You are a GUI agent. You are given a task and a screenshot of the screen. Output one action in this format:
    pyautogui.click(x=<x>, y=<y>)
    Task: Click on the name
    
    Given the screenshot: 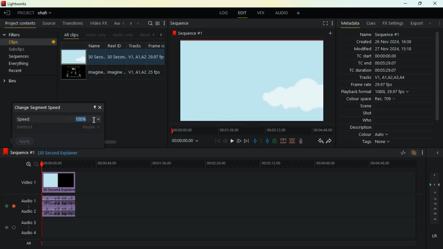 What is the action you would take?
    pyautogui.click(x=98, y=62)
    